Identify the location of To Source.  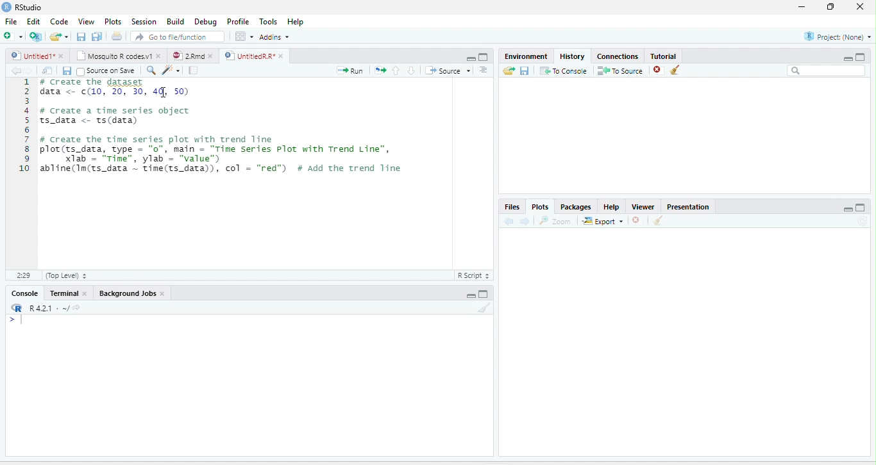
(619, 70).